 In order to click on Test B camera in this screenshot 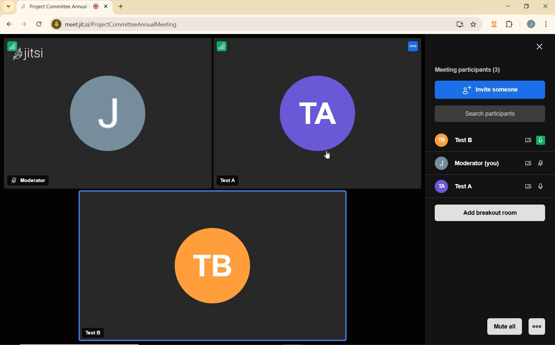, I will do `click(213, 258)`.